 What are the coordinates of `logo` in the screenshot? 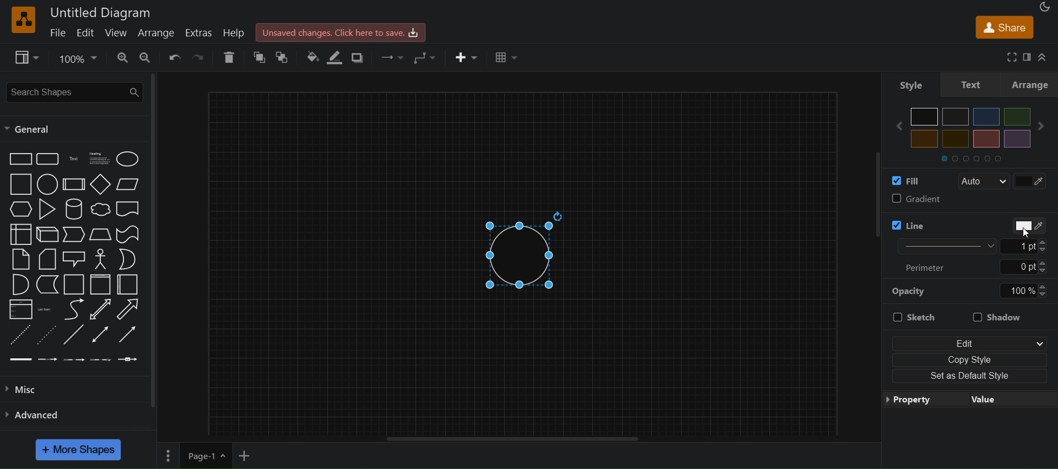 It's located at (22, 20).